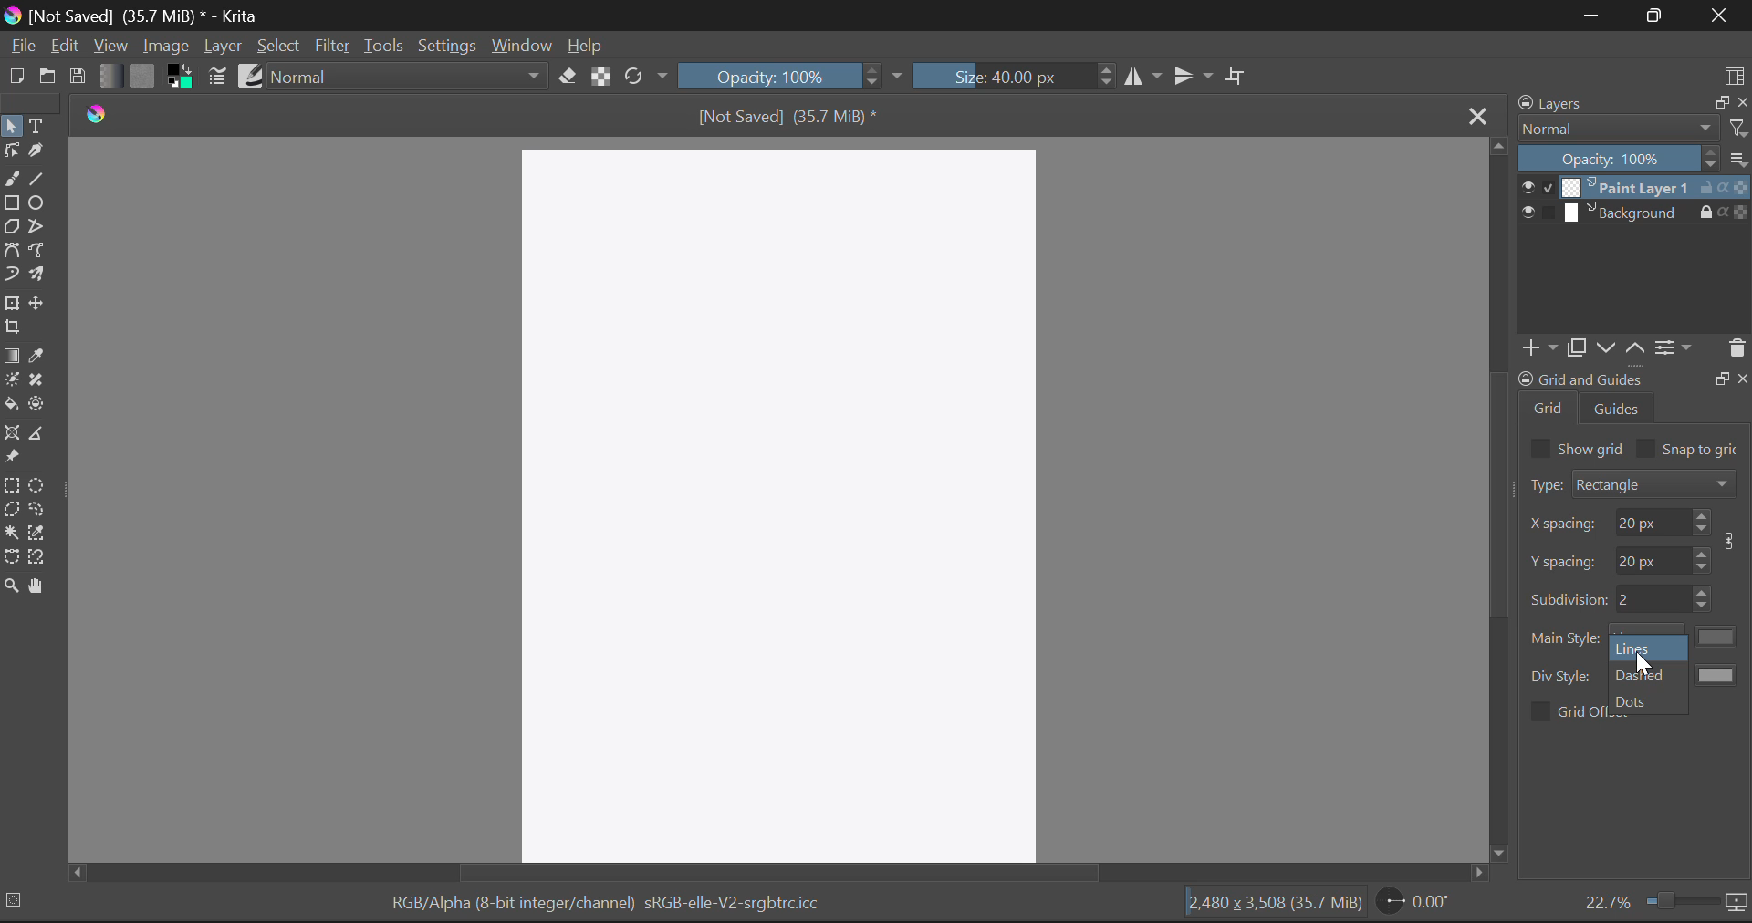 Image resolution: width=1752 pixels, height=923 pixels. What do you see at coordinates (133, 16) in the screenshot?
I see `[Not Saved] (35.7 MiB) * - Krita` at bounding box center [133, 16].